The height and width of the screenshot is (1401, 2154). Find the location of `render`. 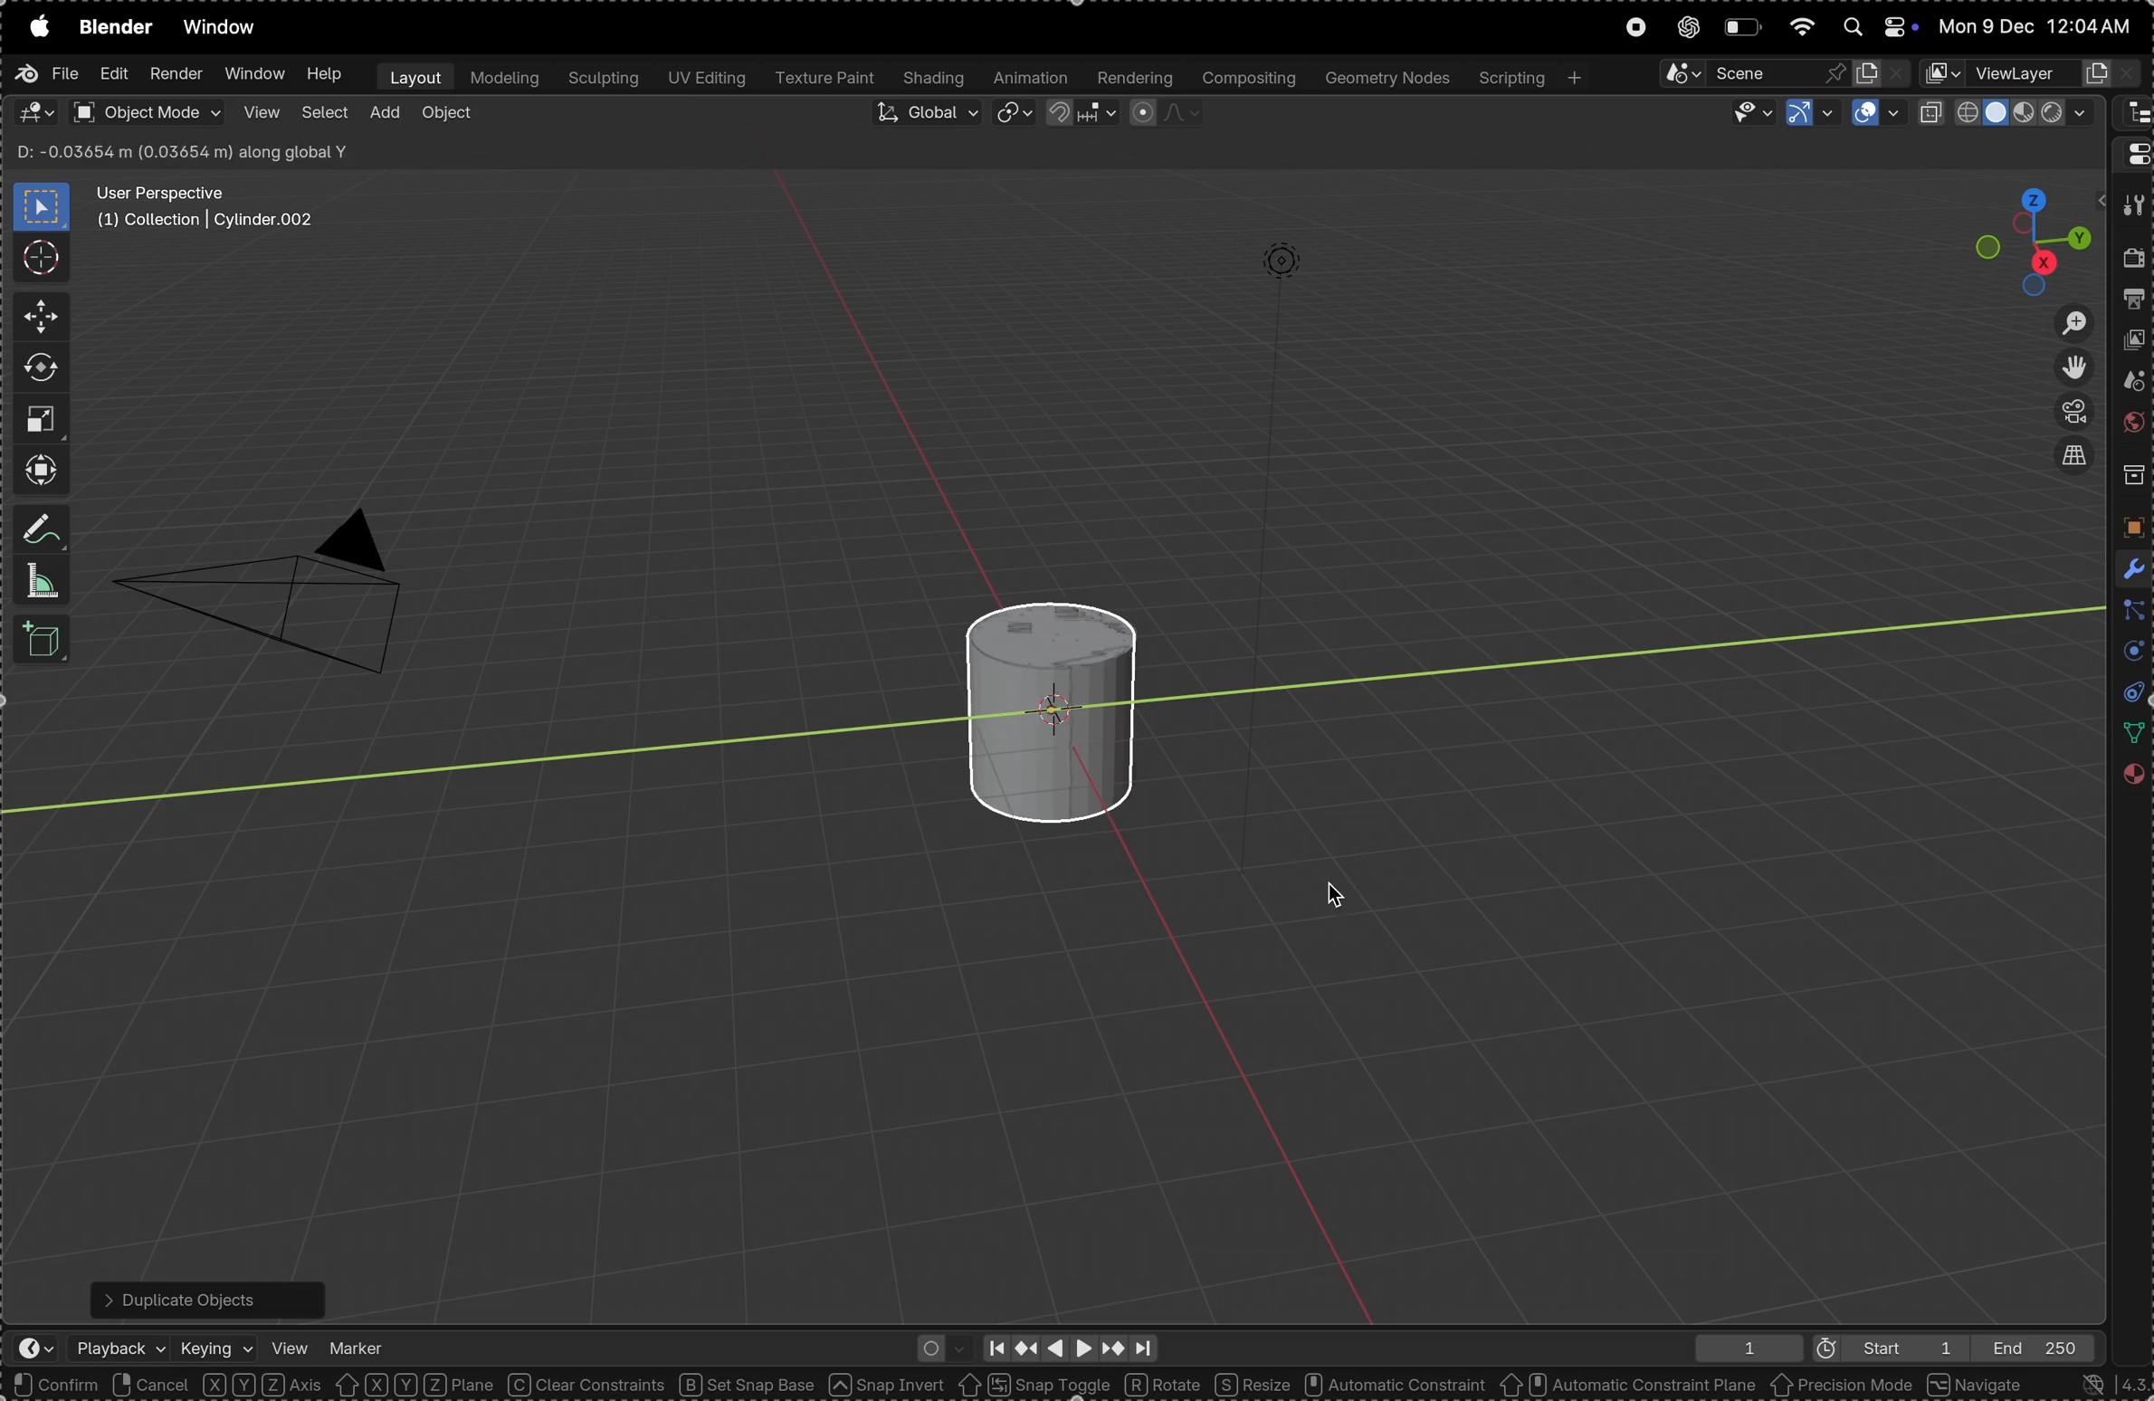

render is located at coordinates (2134, 262).